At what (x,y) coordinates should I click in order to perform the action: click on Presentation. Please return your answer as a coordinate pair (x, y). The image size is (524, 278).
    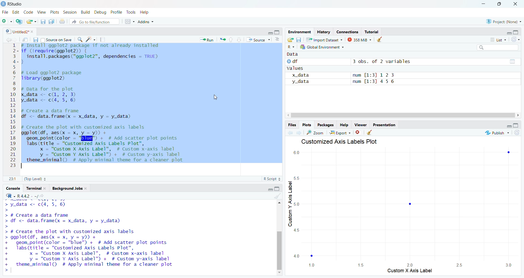
    Looking at the image, I should click on (385, 125).